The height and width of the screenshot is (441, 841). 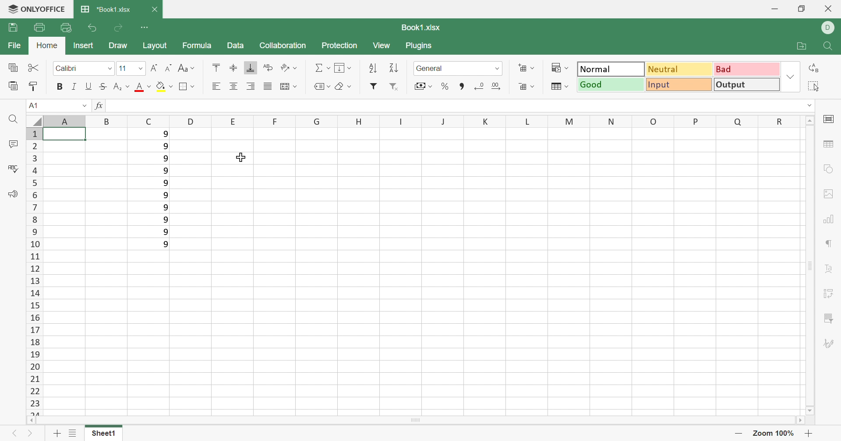 What do you see at coordinates (774, 434) in the screenshot?
I see `Zoom 100%` at bounding box center [774, 434].